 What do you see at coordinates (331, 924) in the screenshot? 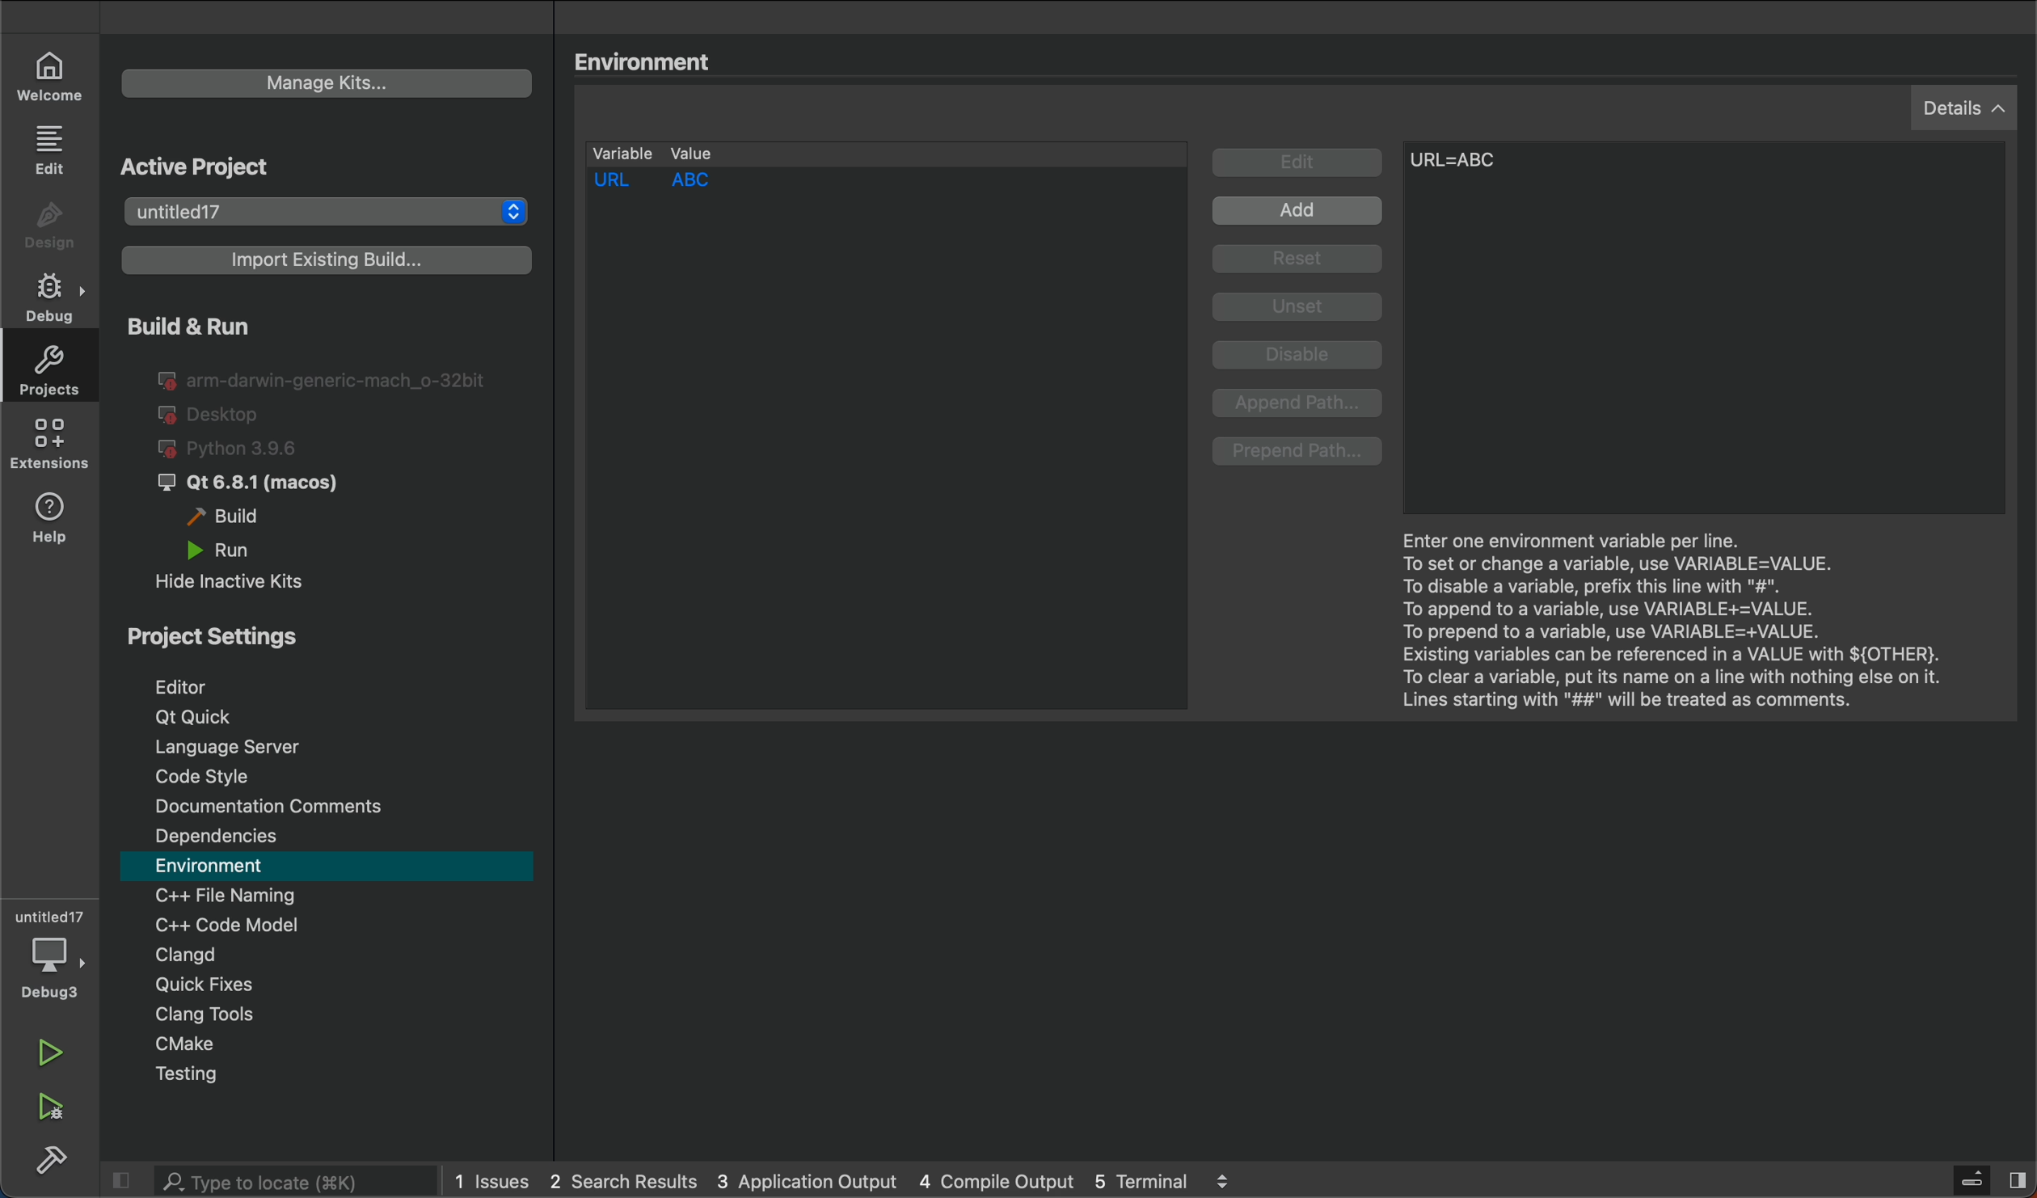
I see `code modal` at bounding box center [331, 924].